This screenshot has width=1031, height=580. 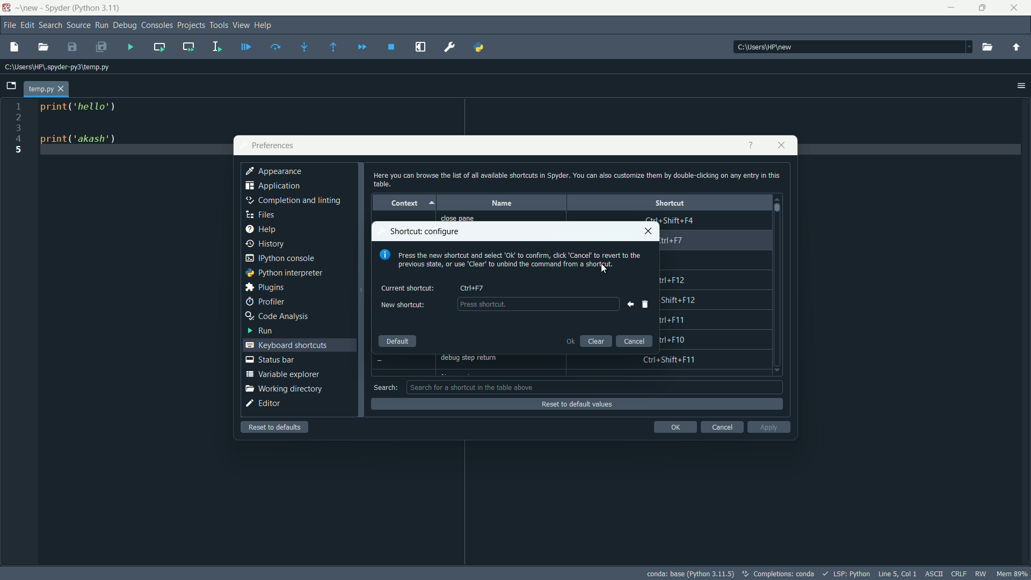 I want to click on default, so click(x=398, y=342).